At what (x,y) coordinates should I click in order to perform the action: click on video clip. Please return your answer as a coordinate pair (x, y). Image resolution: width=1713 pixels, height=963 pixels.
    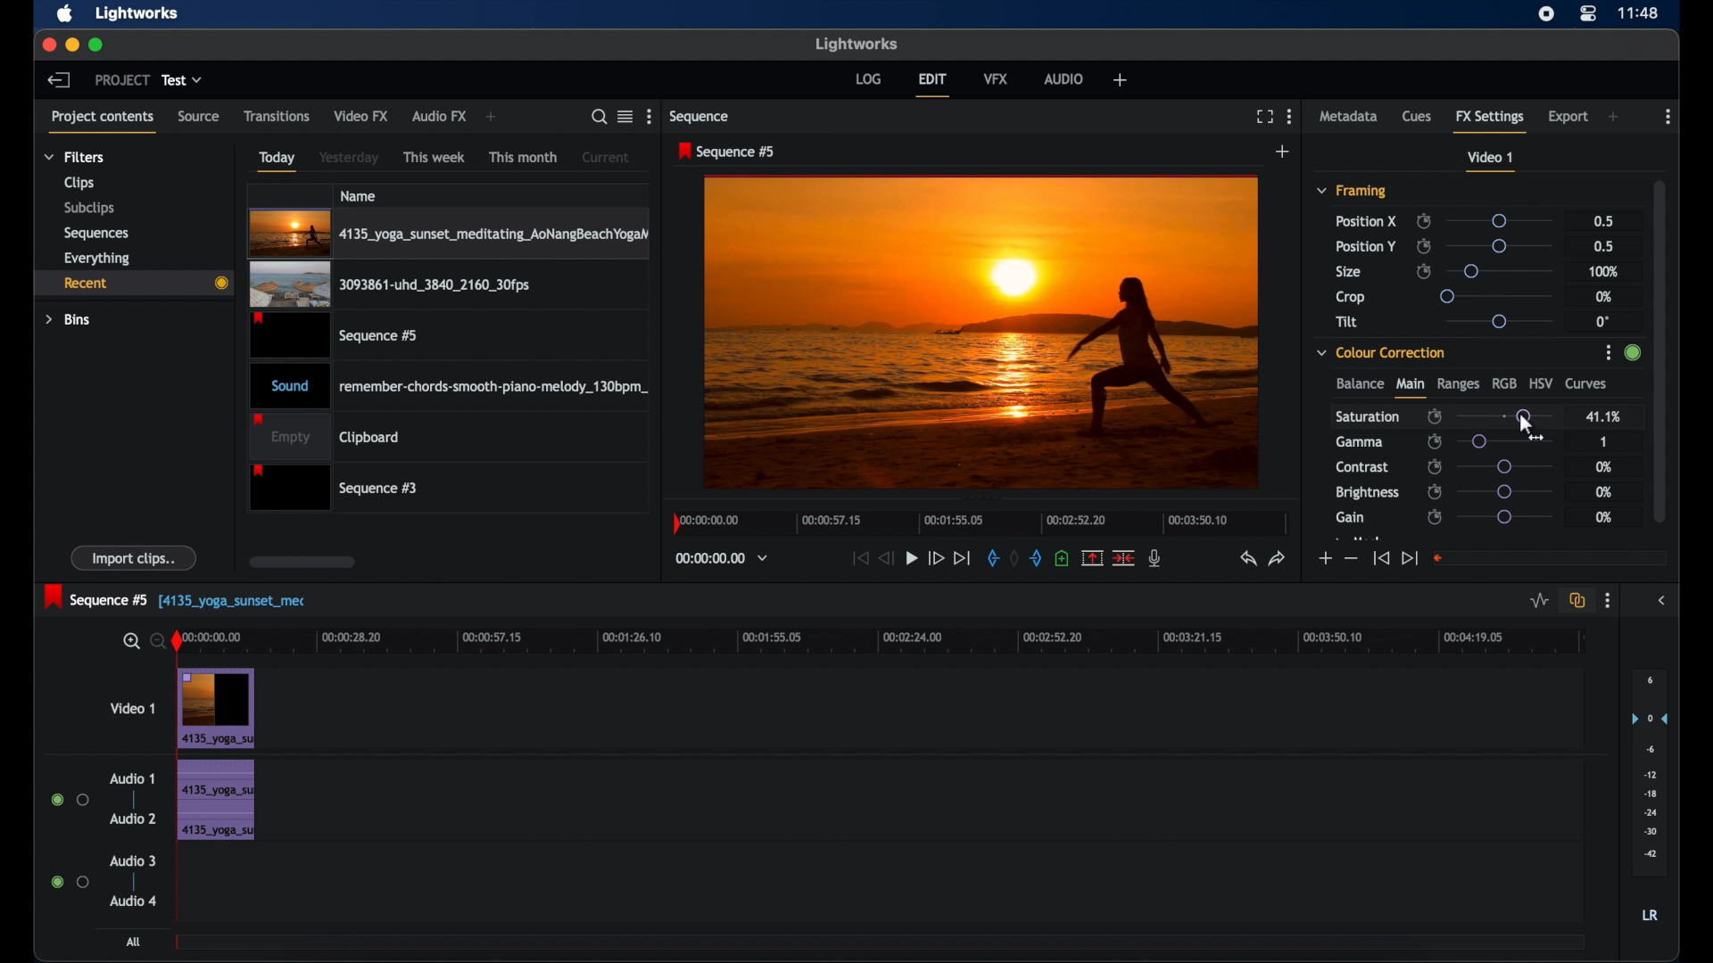
    Looking at the image, I should click on (389, 285).